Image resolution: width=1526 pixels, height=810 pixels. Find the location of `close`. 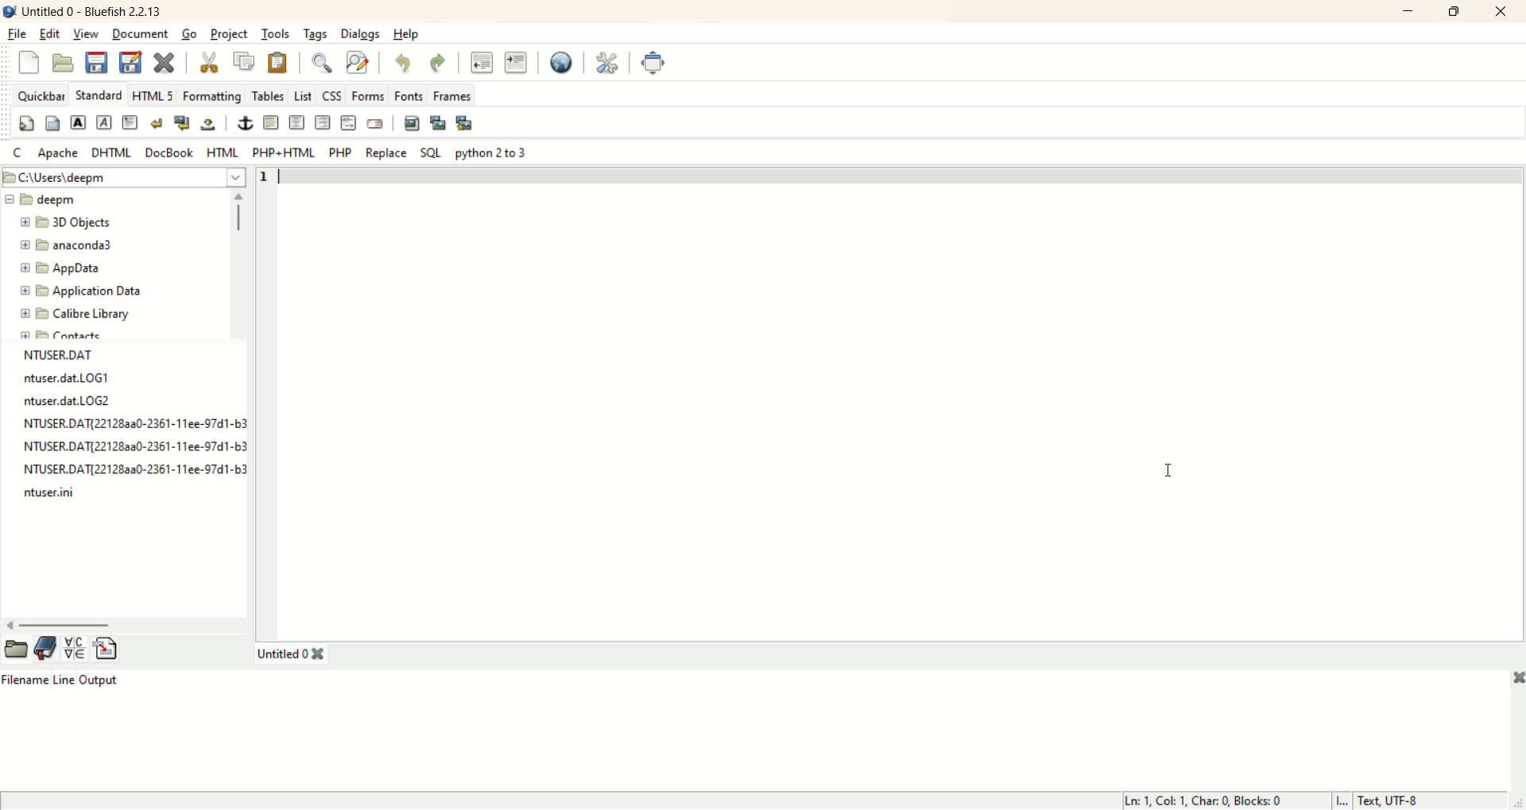

close is located at coordinates (1501, 12).